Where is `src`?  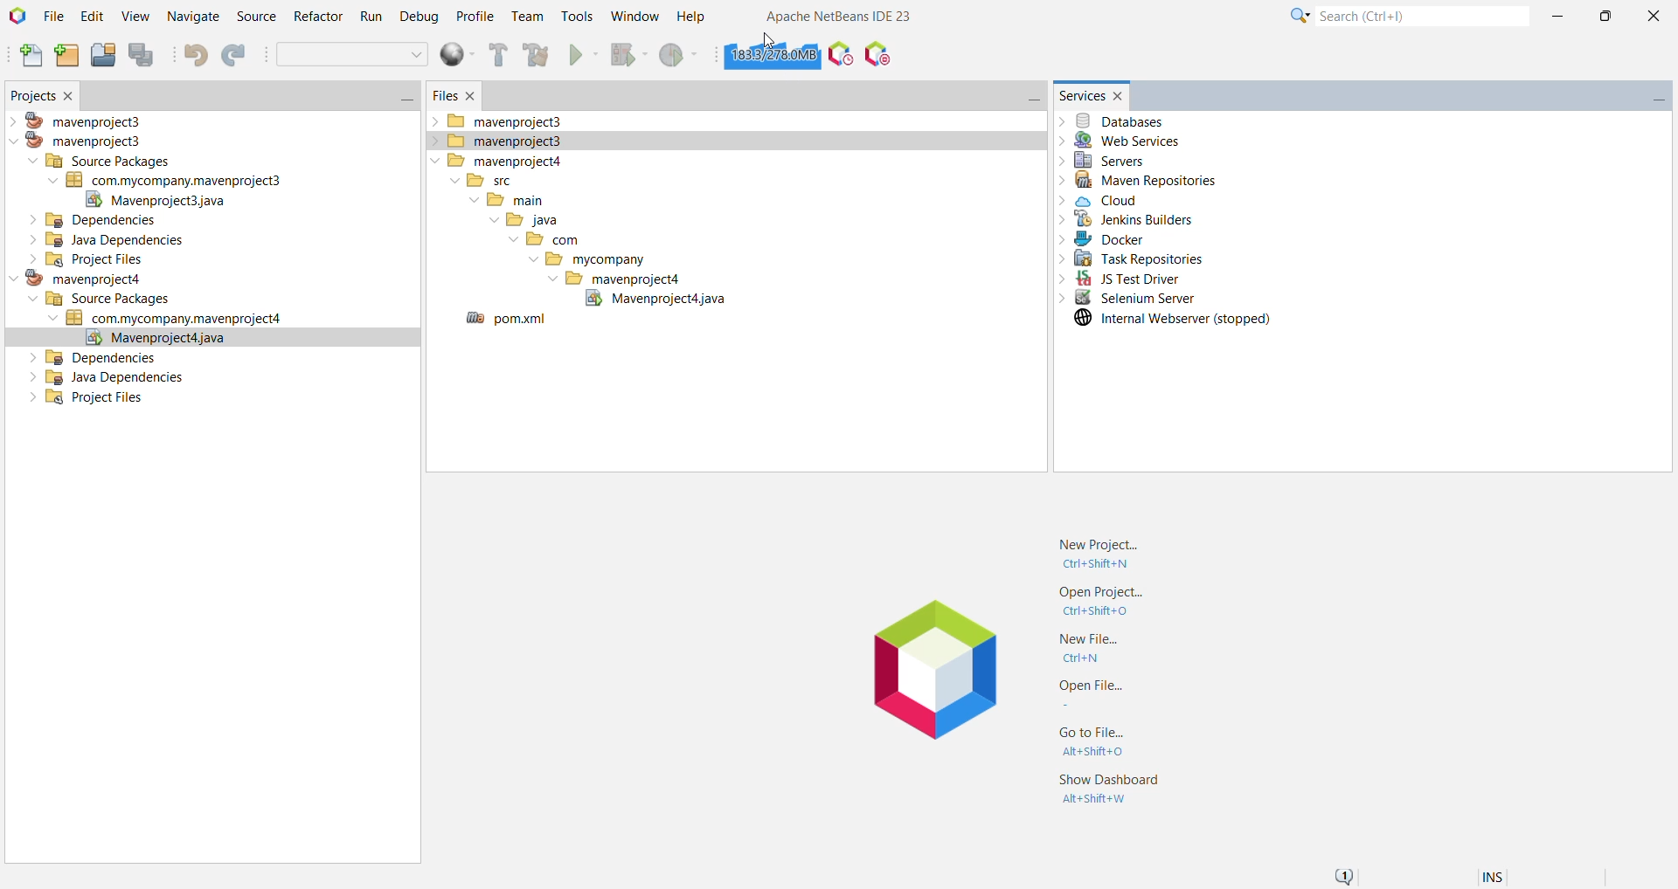 src is located at coordinates (484, 183).